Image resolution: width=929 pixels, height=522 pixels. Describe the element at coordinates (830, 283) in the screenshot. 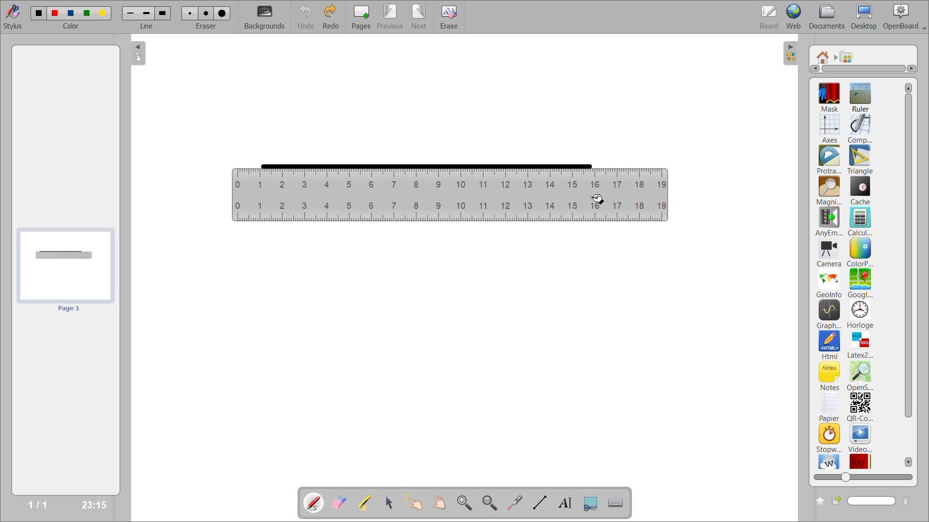

I see `geoinfo` at that location.